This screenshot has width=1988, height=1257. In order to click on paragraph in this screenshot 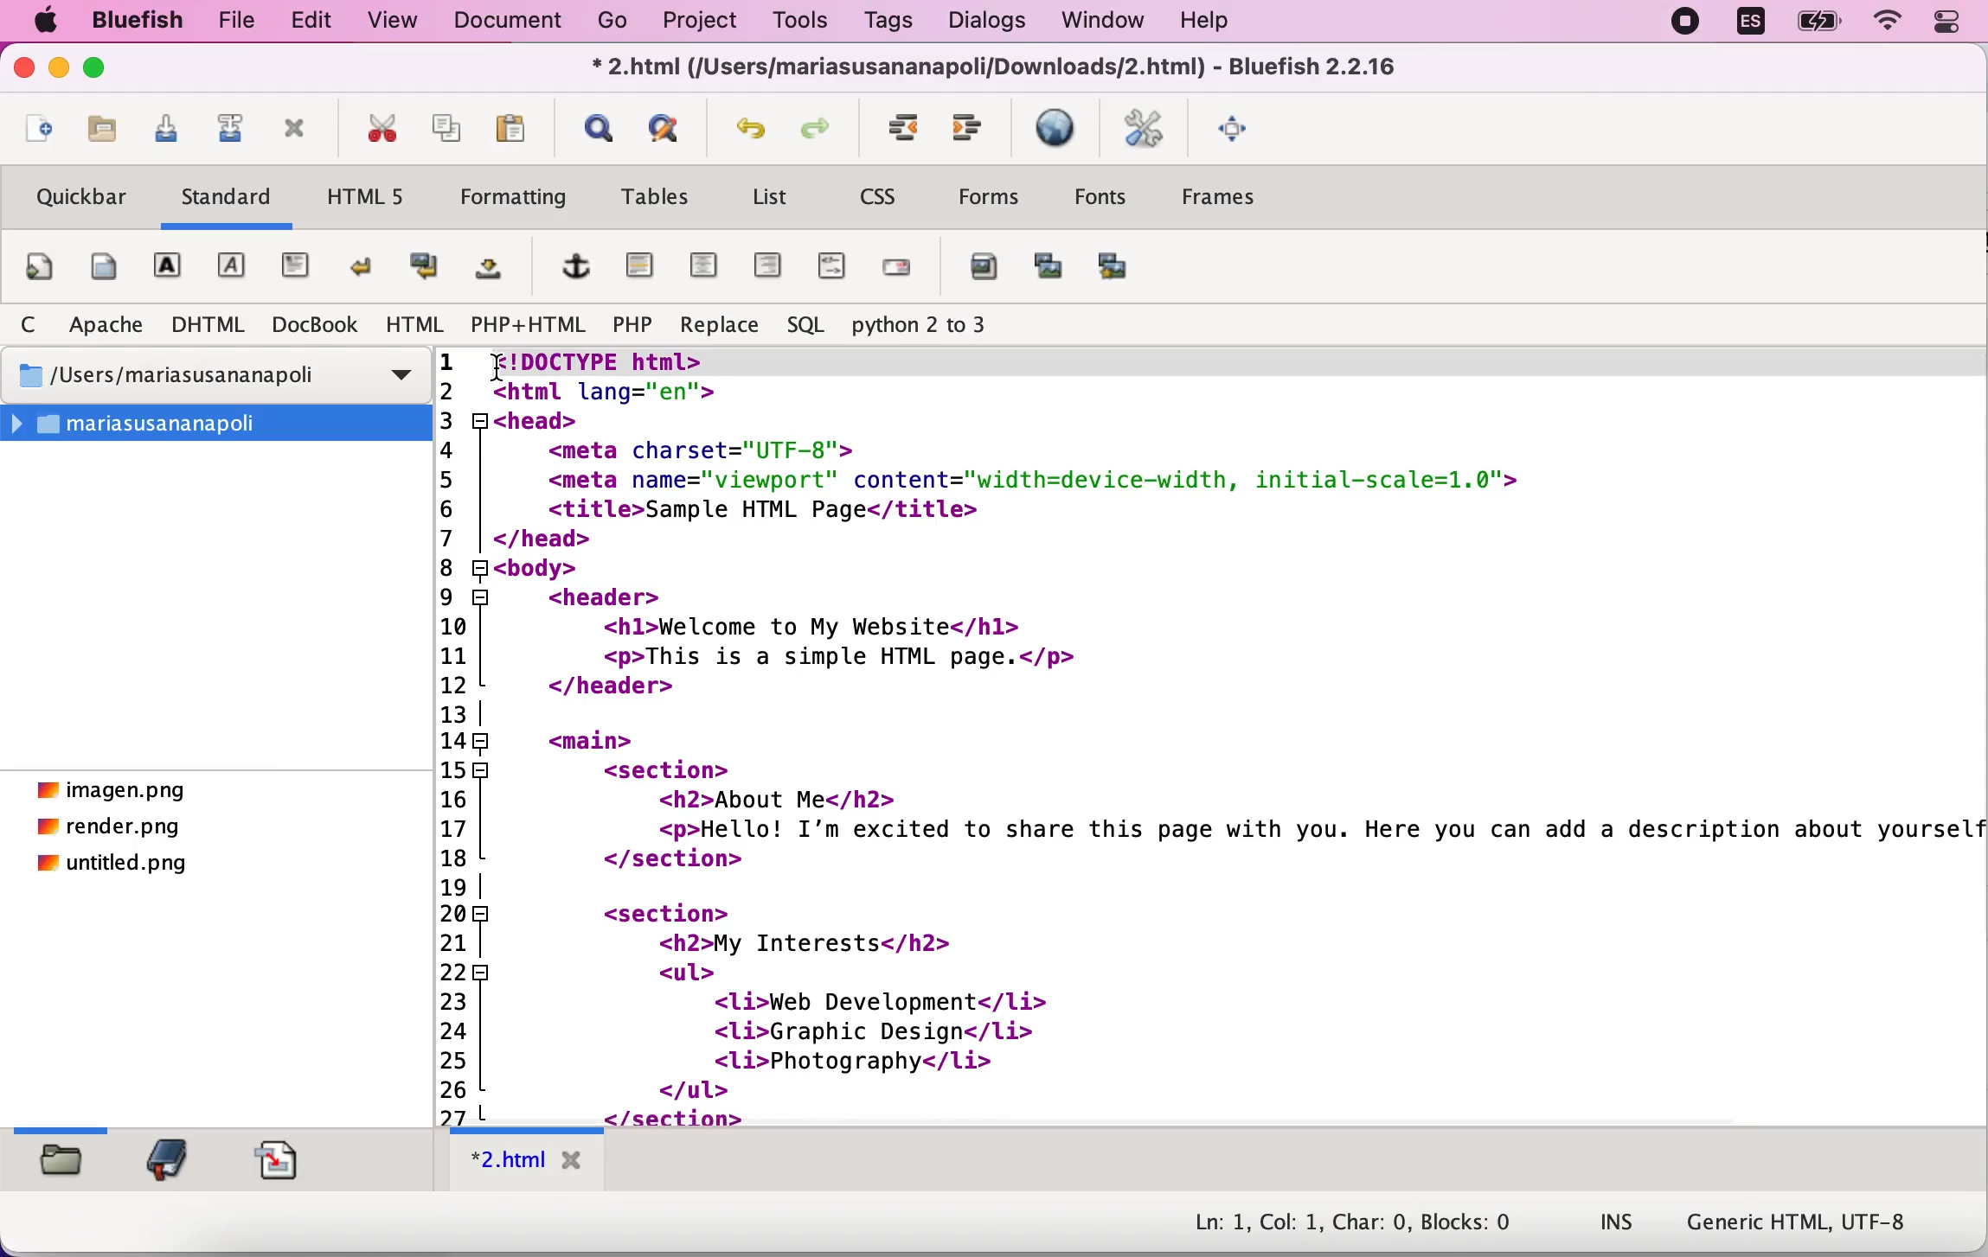, I will do `click(297, 270)`.